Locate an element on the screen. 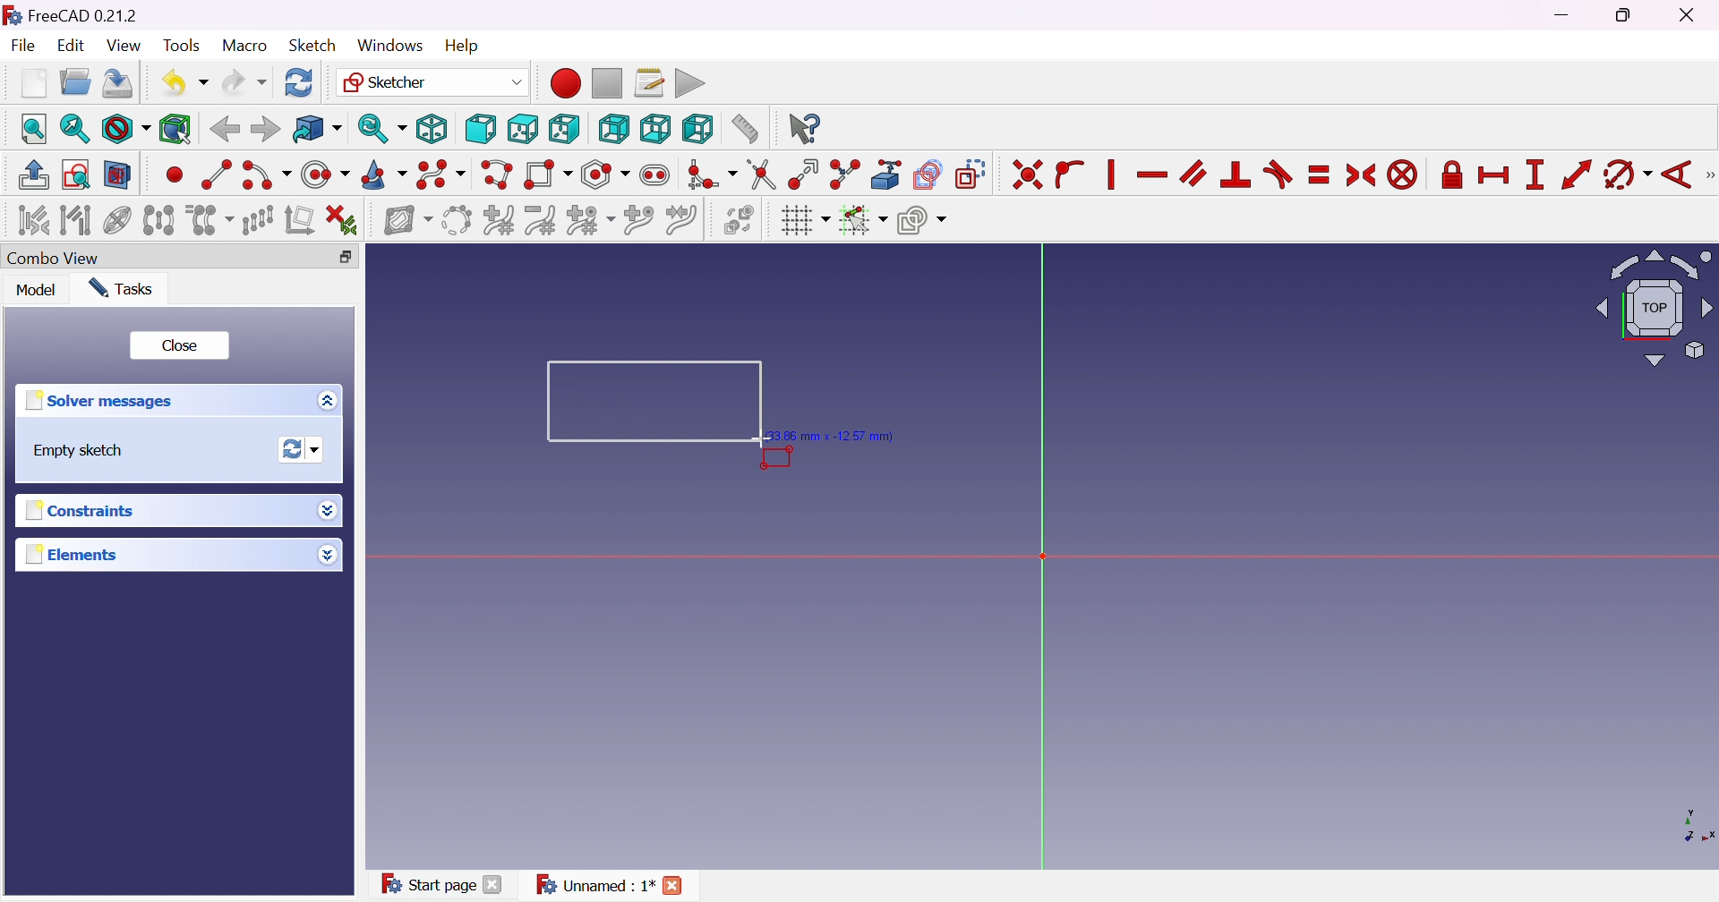 This screenshot has height=902, width=1719. Create slot is located at coordinates (657, 175).